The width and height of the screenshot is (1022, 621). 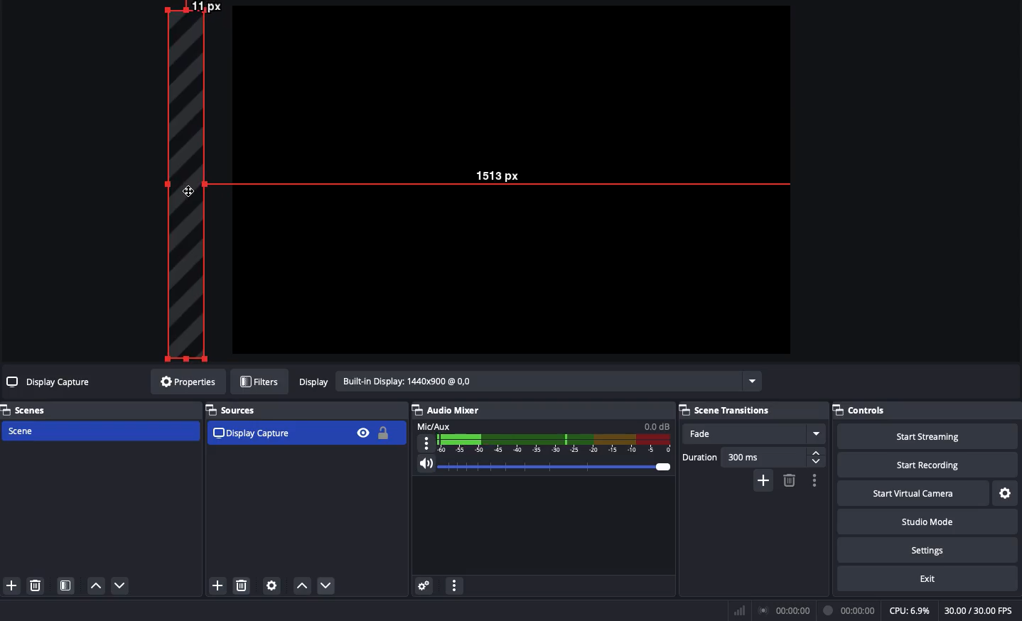 What do you see at coordinates (498, 175) in the screenshot?
I see `1513 px` at bounding box center [498, 175].